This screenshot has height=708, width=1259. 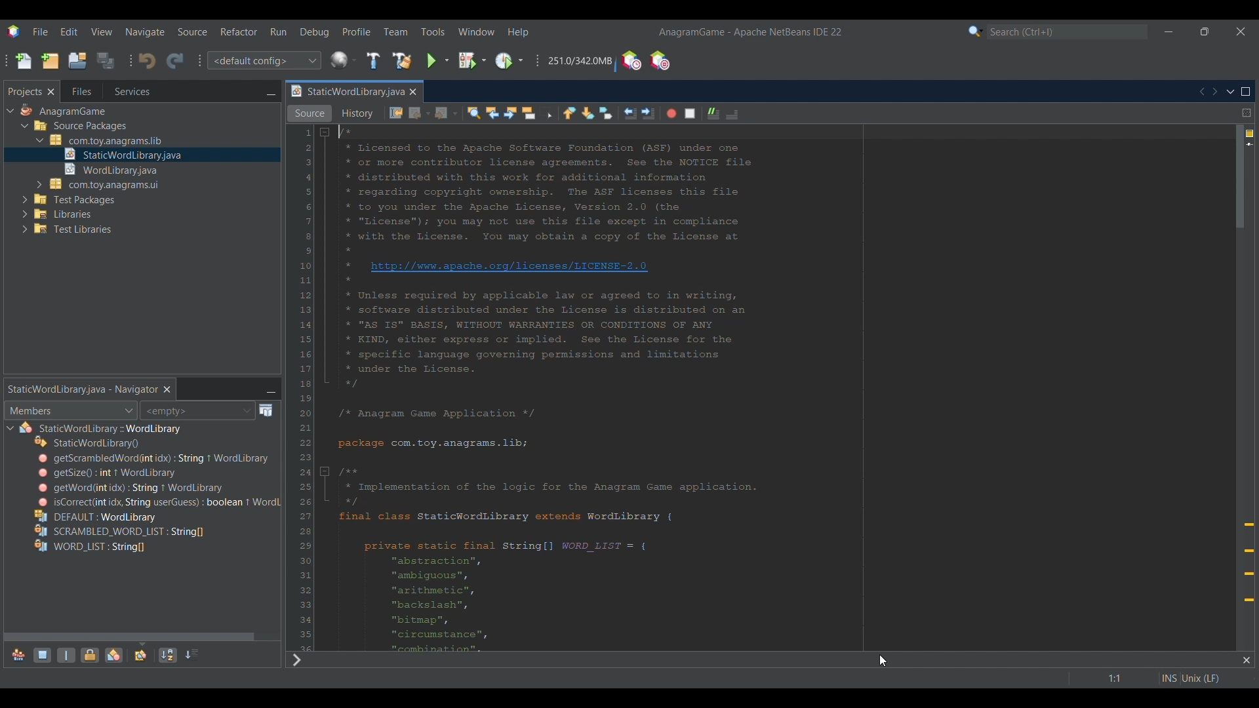 What do you see at coordinates (102, 31) in the screenshot?
I see `View menu` at bounding box center [102, 31].